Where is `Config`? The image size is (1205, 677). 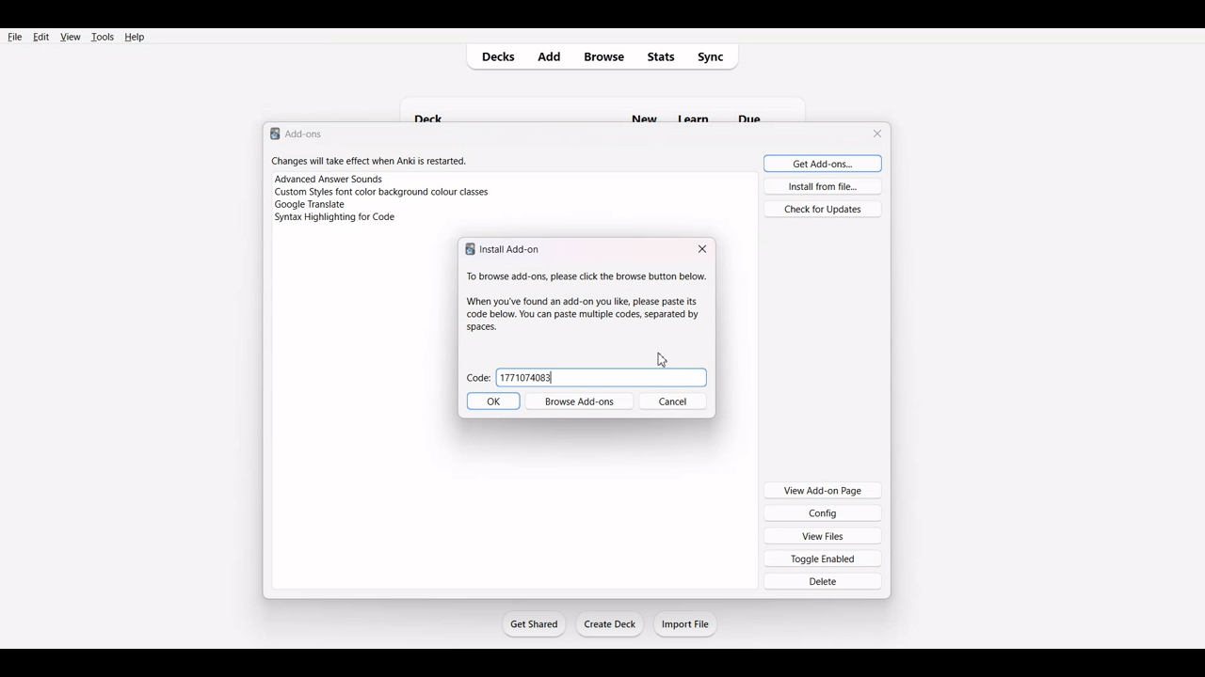
Config is located at coordinates (823, 512).